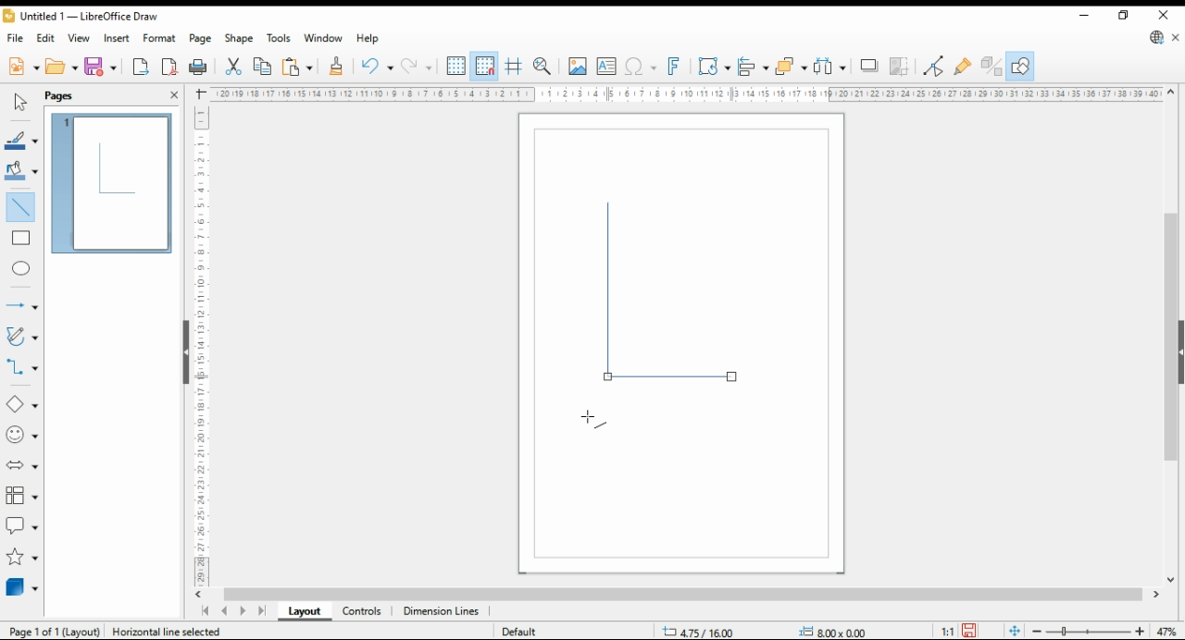 Image resolution: width=1185 pixels, height=640 pixels. I want to click on undo, so click(376, 67).